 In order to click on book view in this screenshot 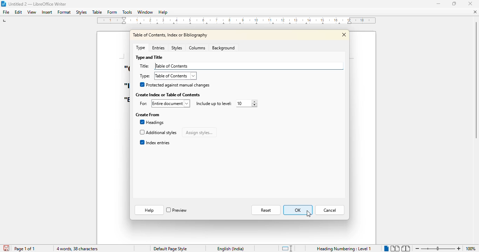, I will do `click(406, 248)`.